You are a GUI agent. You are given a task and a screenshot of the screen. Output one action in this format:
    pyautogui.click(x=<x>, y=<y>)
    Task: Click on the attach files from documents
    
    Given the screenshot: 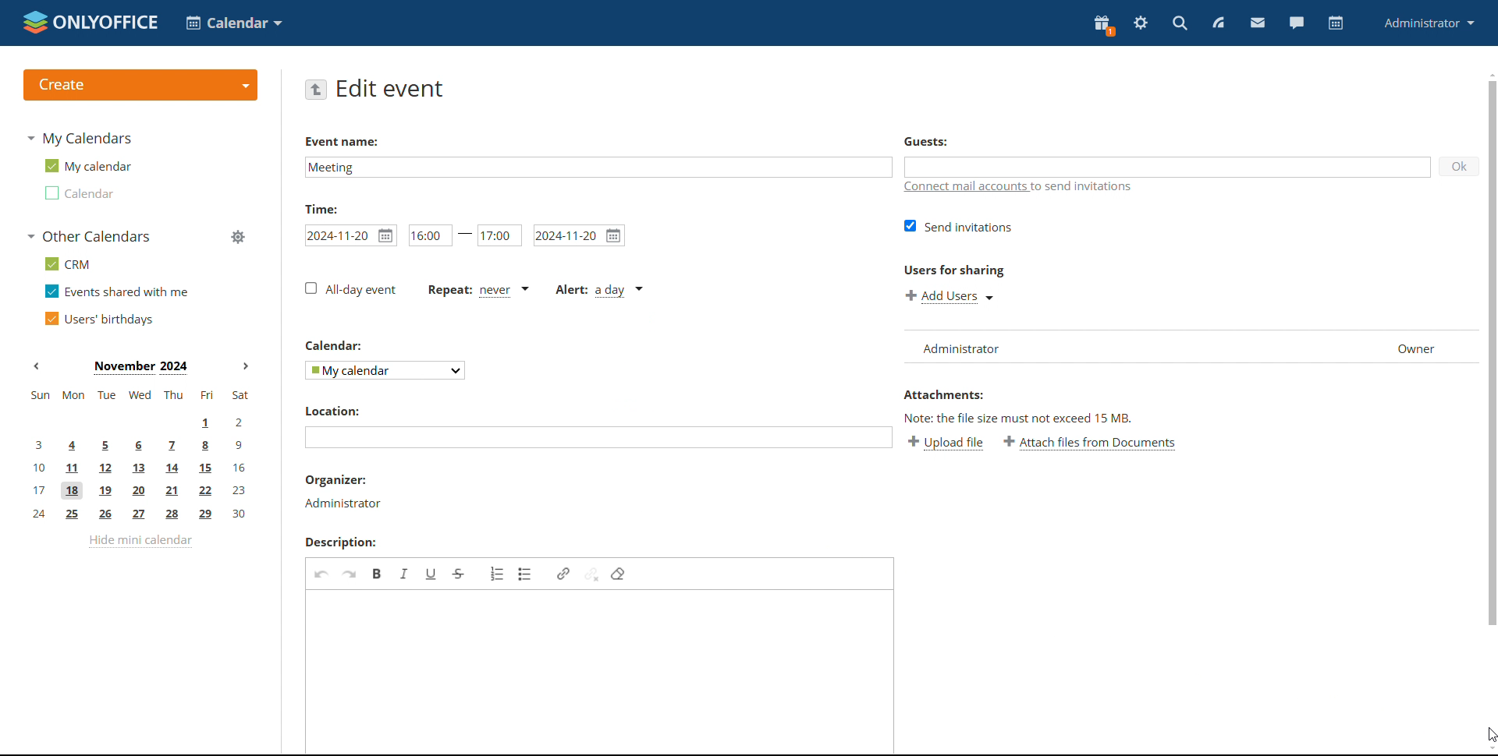 What is the action you would take?
    pyautogui.click(x=1089, y=442)
    